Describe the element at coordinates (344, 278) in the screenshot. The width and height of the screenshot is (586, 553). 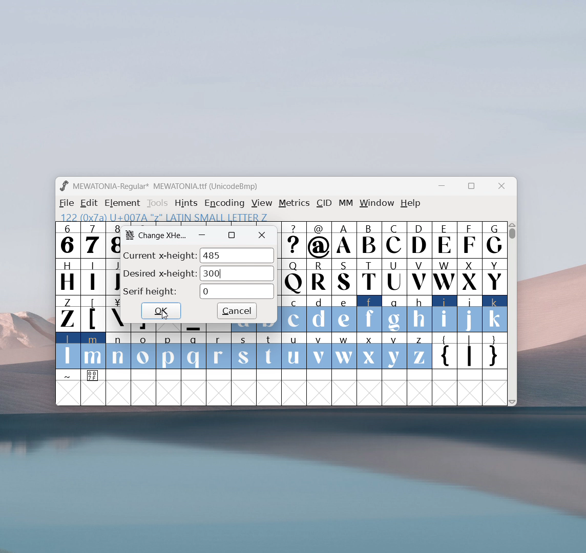
I see `S` at that location.